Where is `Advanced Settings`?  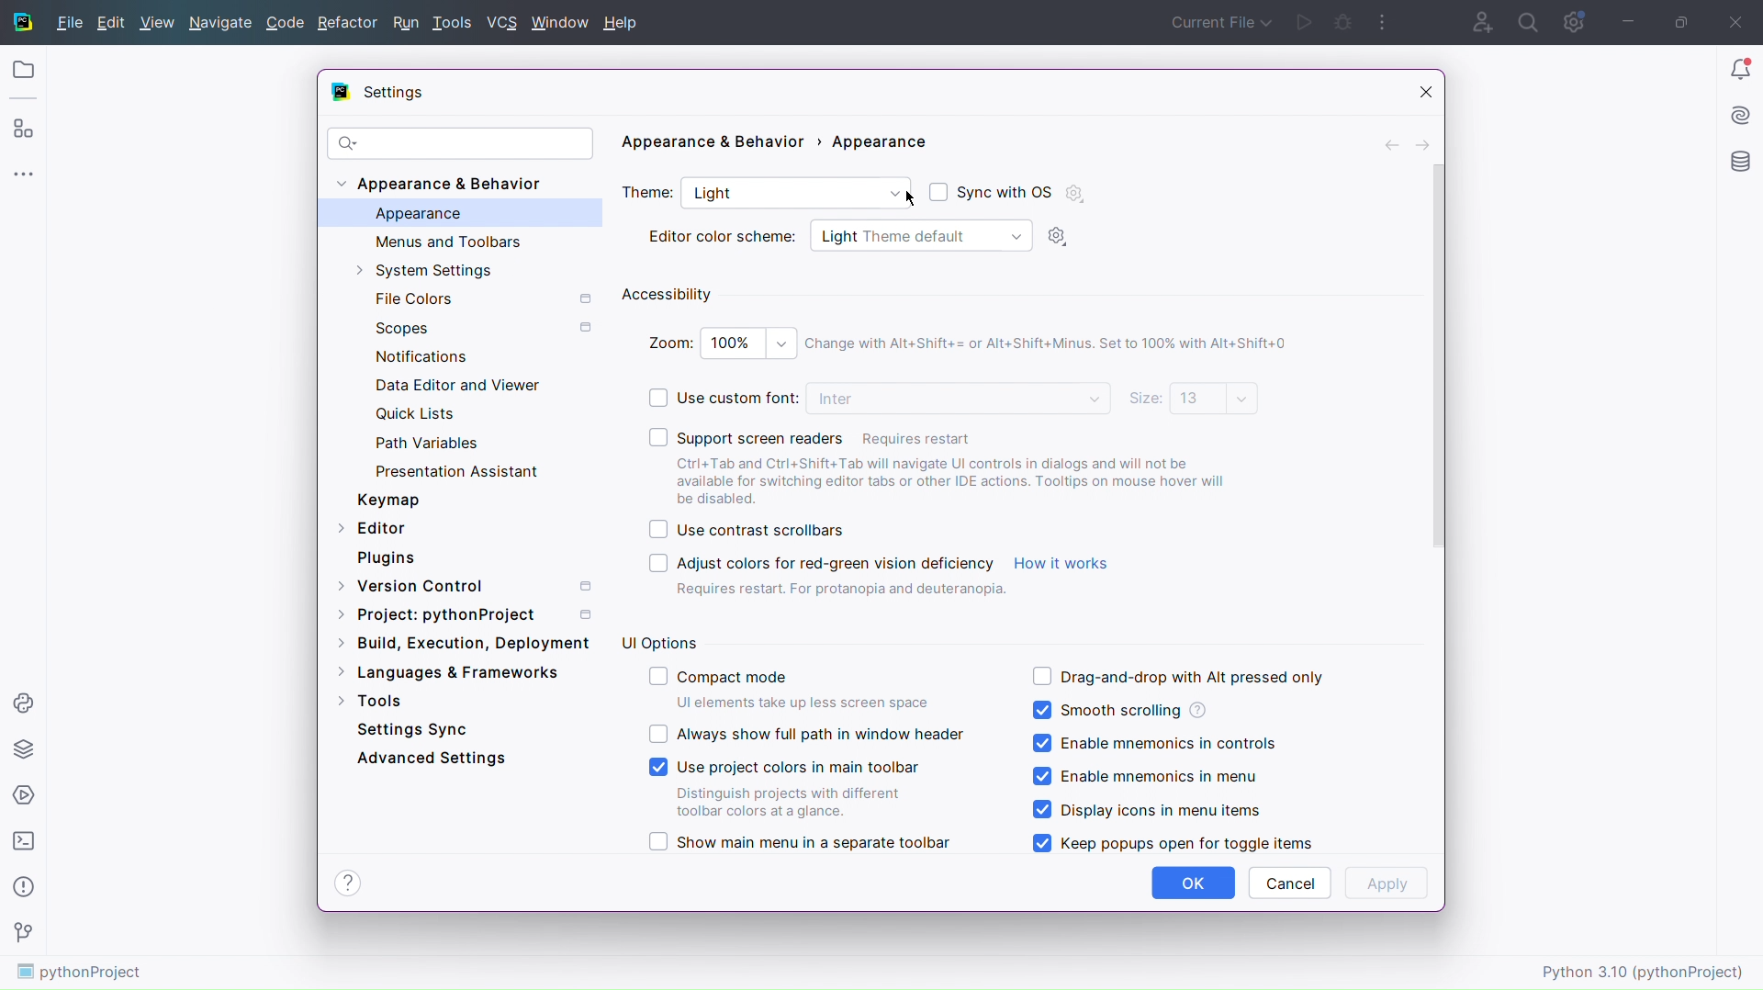 Advanced Settings is located at coordinates (434, 757).